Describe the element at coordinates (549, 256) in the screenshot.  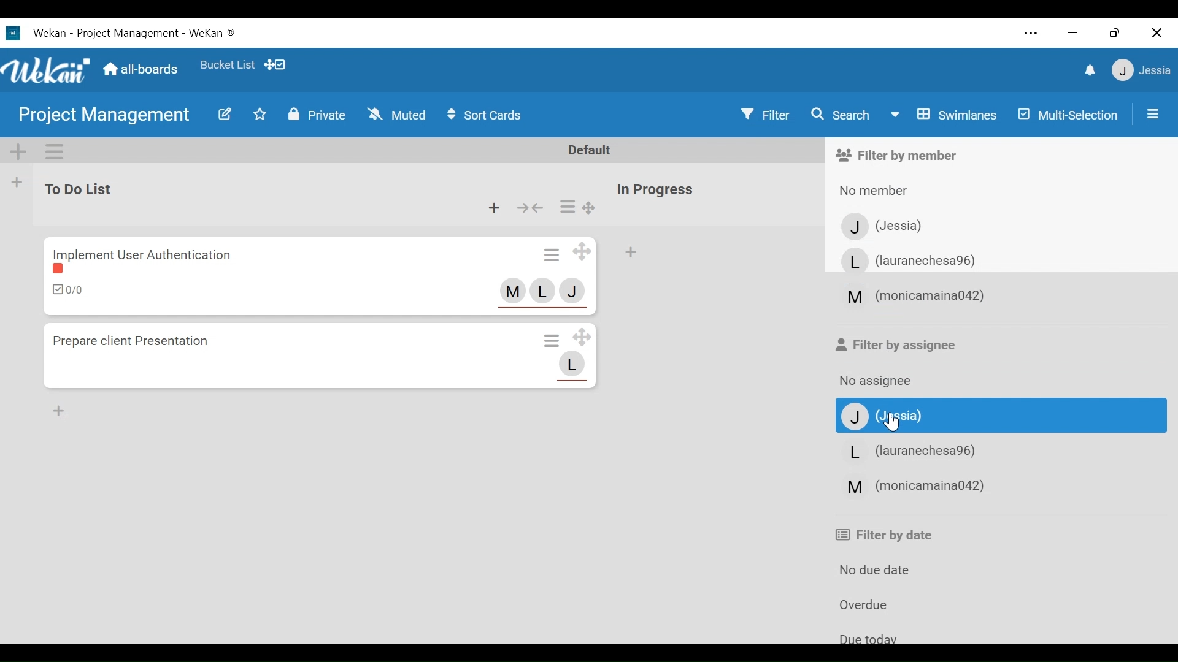
I see `Card actions` at that location.